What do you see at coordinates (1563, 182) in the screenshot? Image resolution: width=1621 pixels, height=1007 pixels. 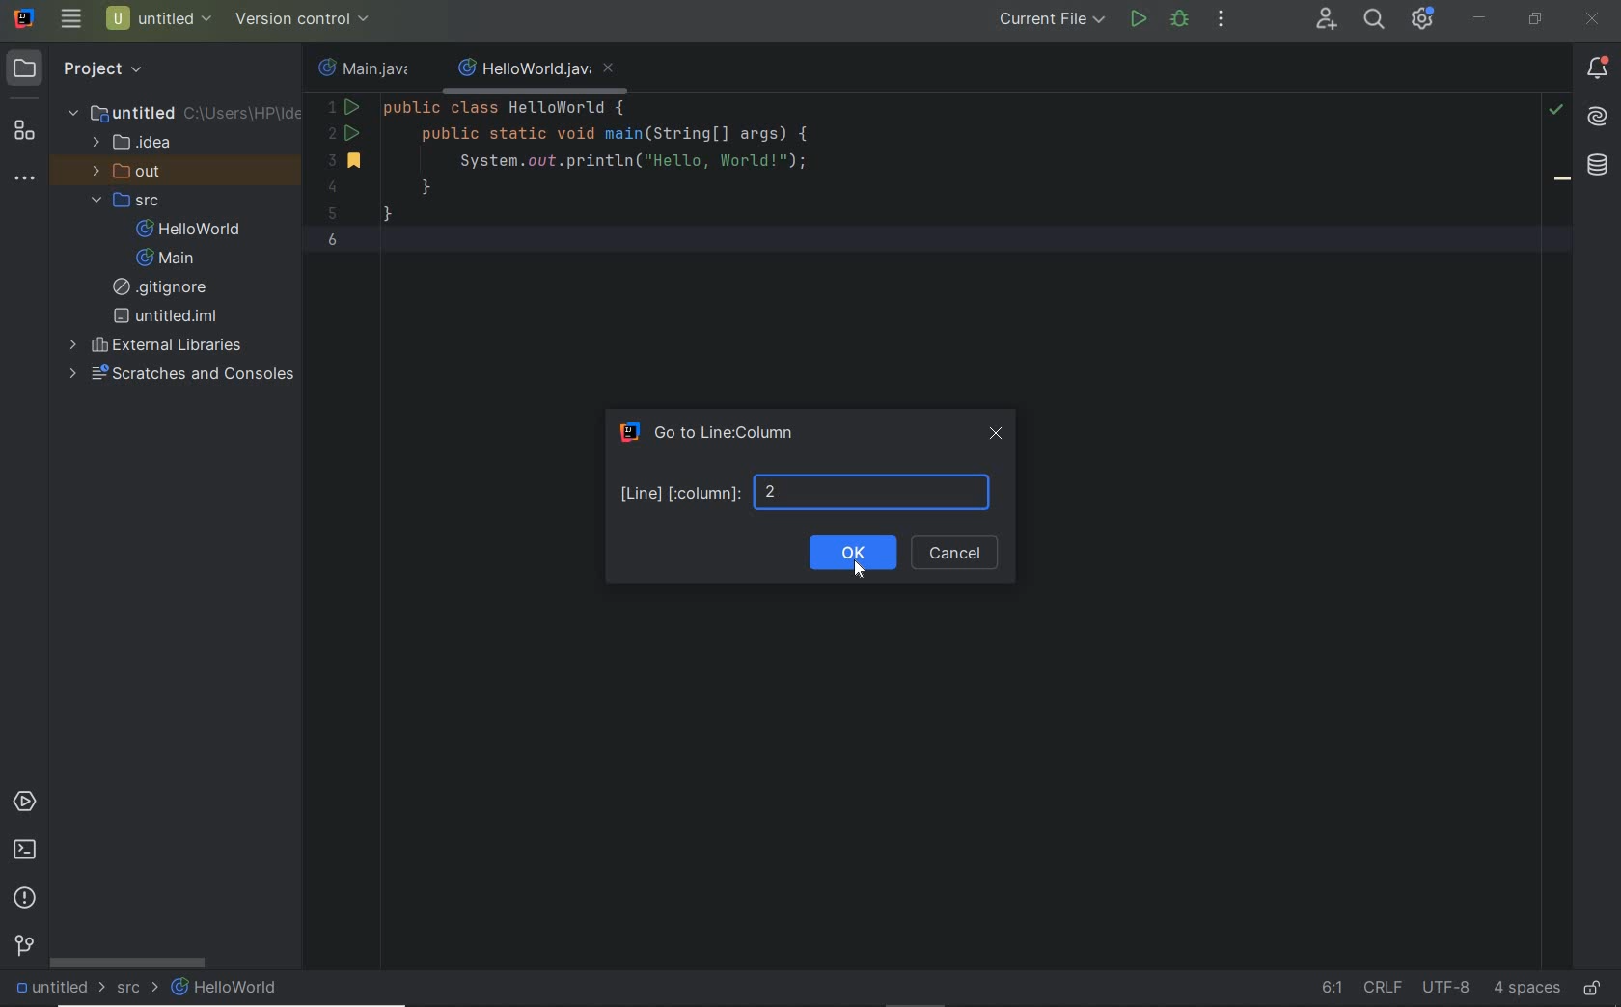 I see `bookmark` at bounding box center [1563, 182].